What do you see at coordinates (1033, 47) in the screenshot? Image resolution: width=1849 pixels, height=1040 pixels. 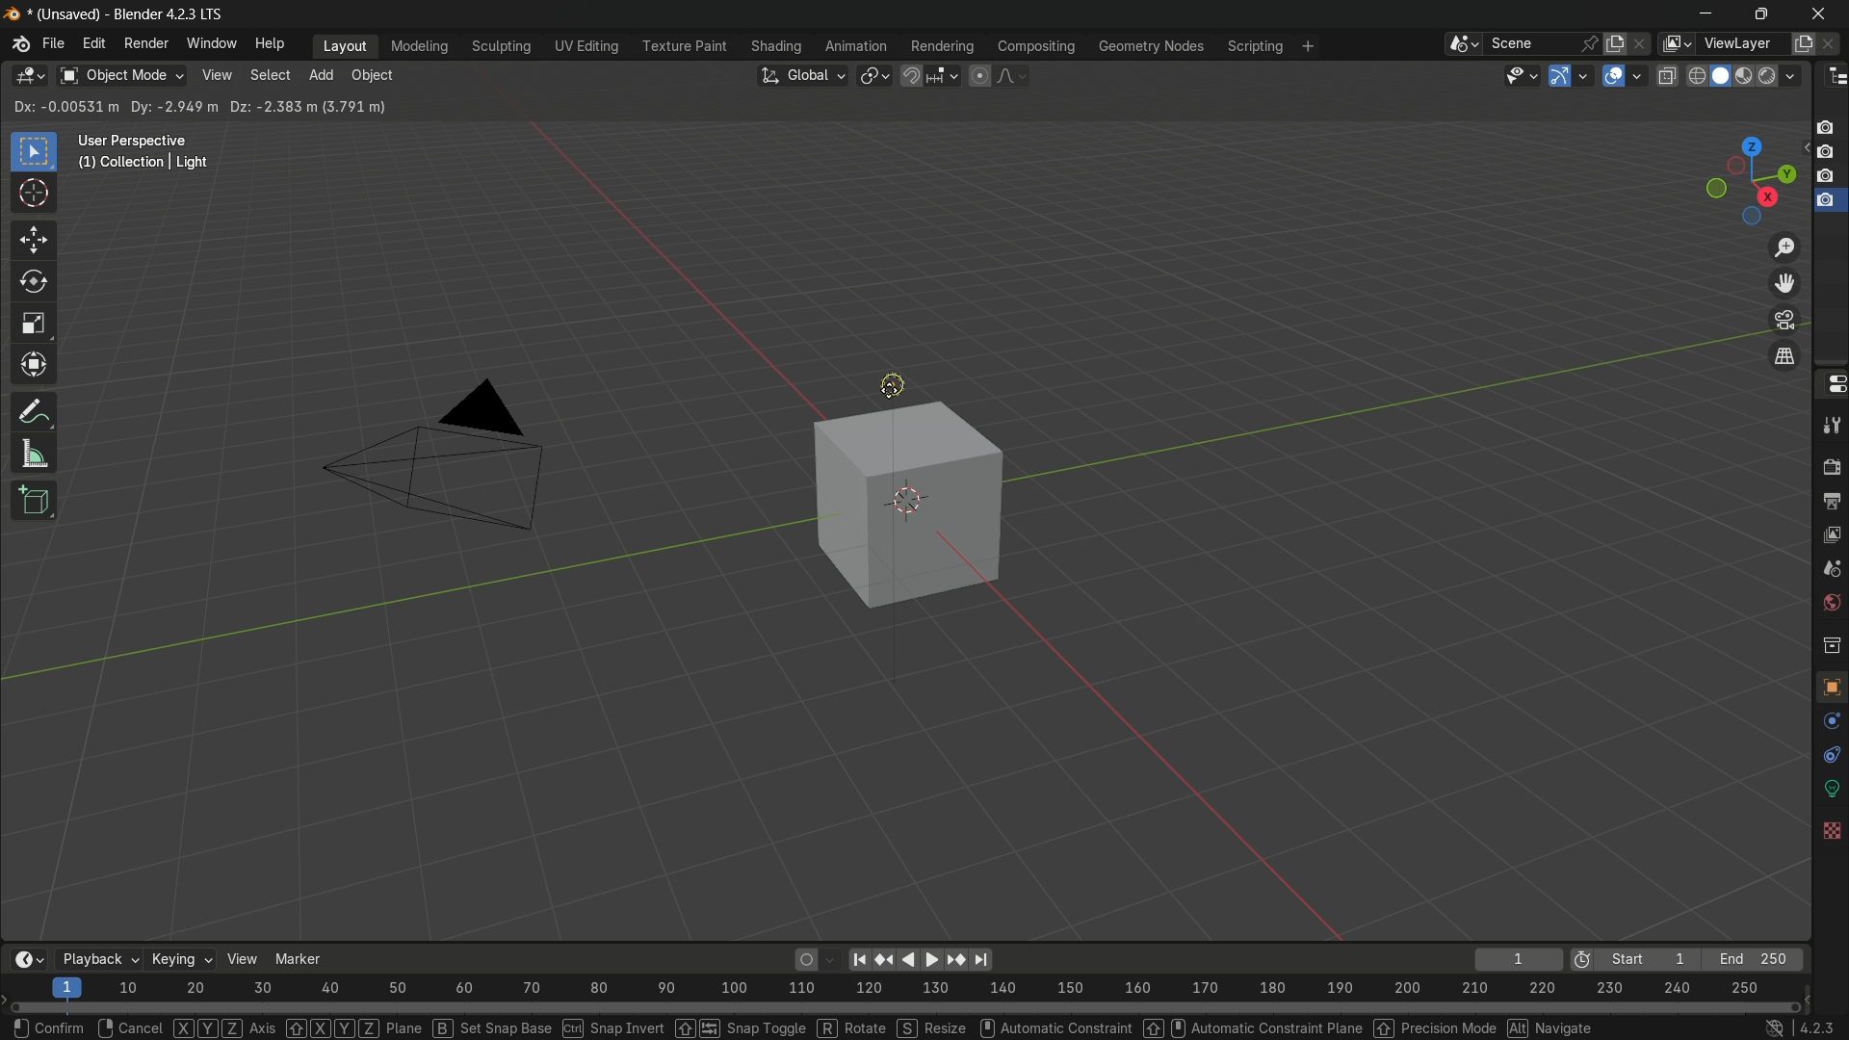 I see `compositing menu` at bounding box center [1033, 47].